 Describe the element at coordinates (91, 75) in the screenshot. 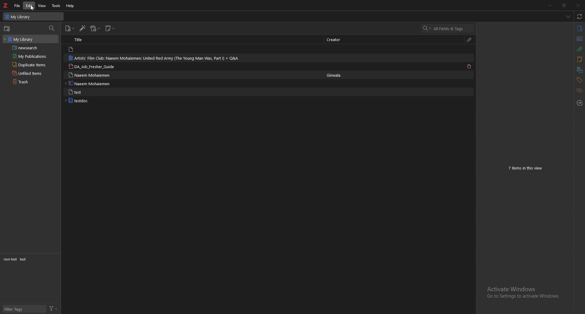

I see `Naeem Mohaiemen` at that location.